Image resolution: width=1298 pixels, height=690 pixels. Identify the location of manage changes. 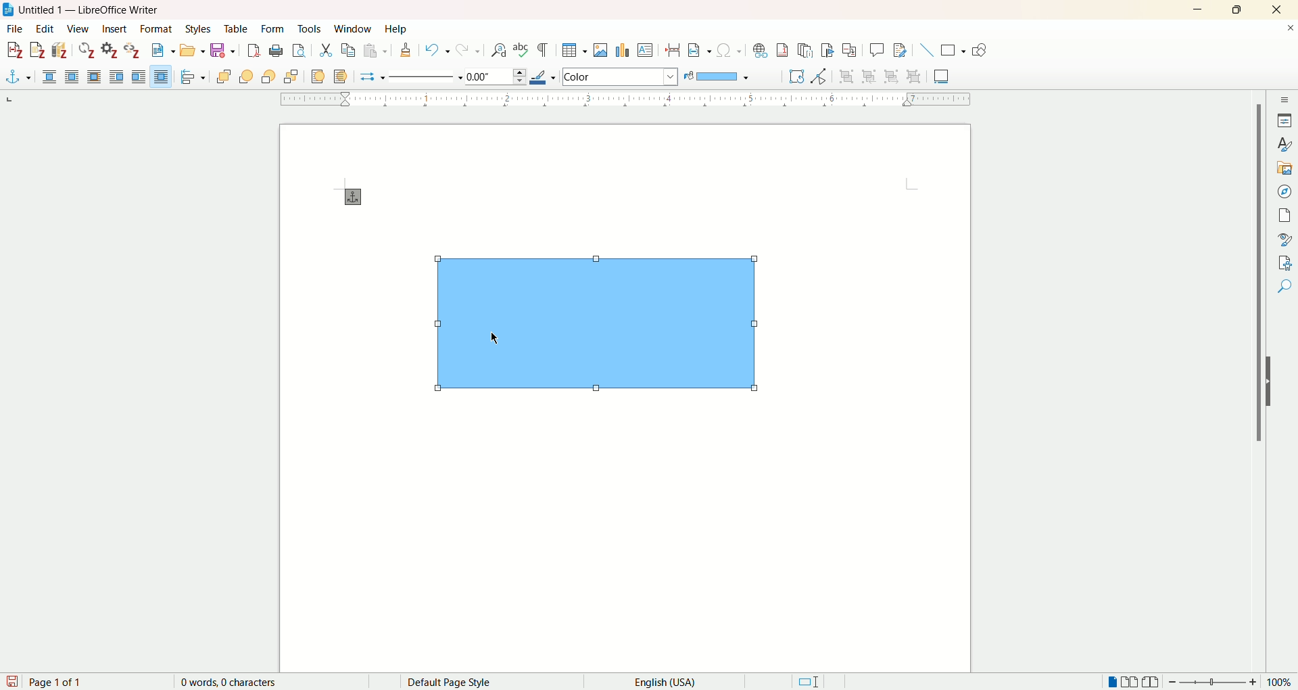
(1284, 262).